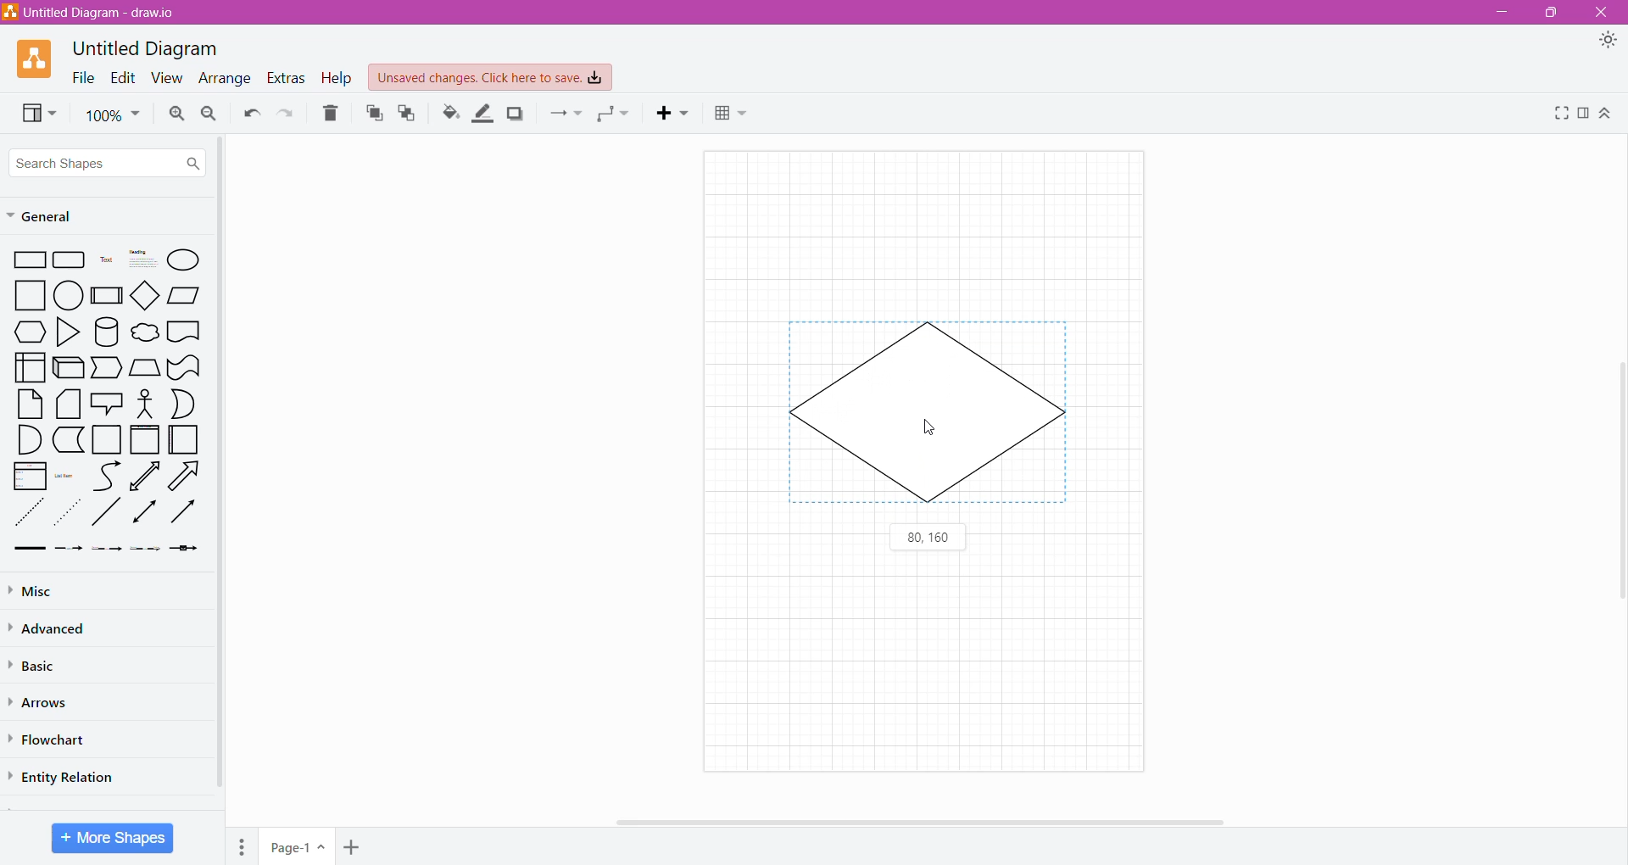 The width and height of the screenshot is (1628, 865). I want to click on Untitled Diagram - draw.io, so click(96, 12).